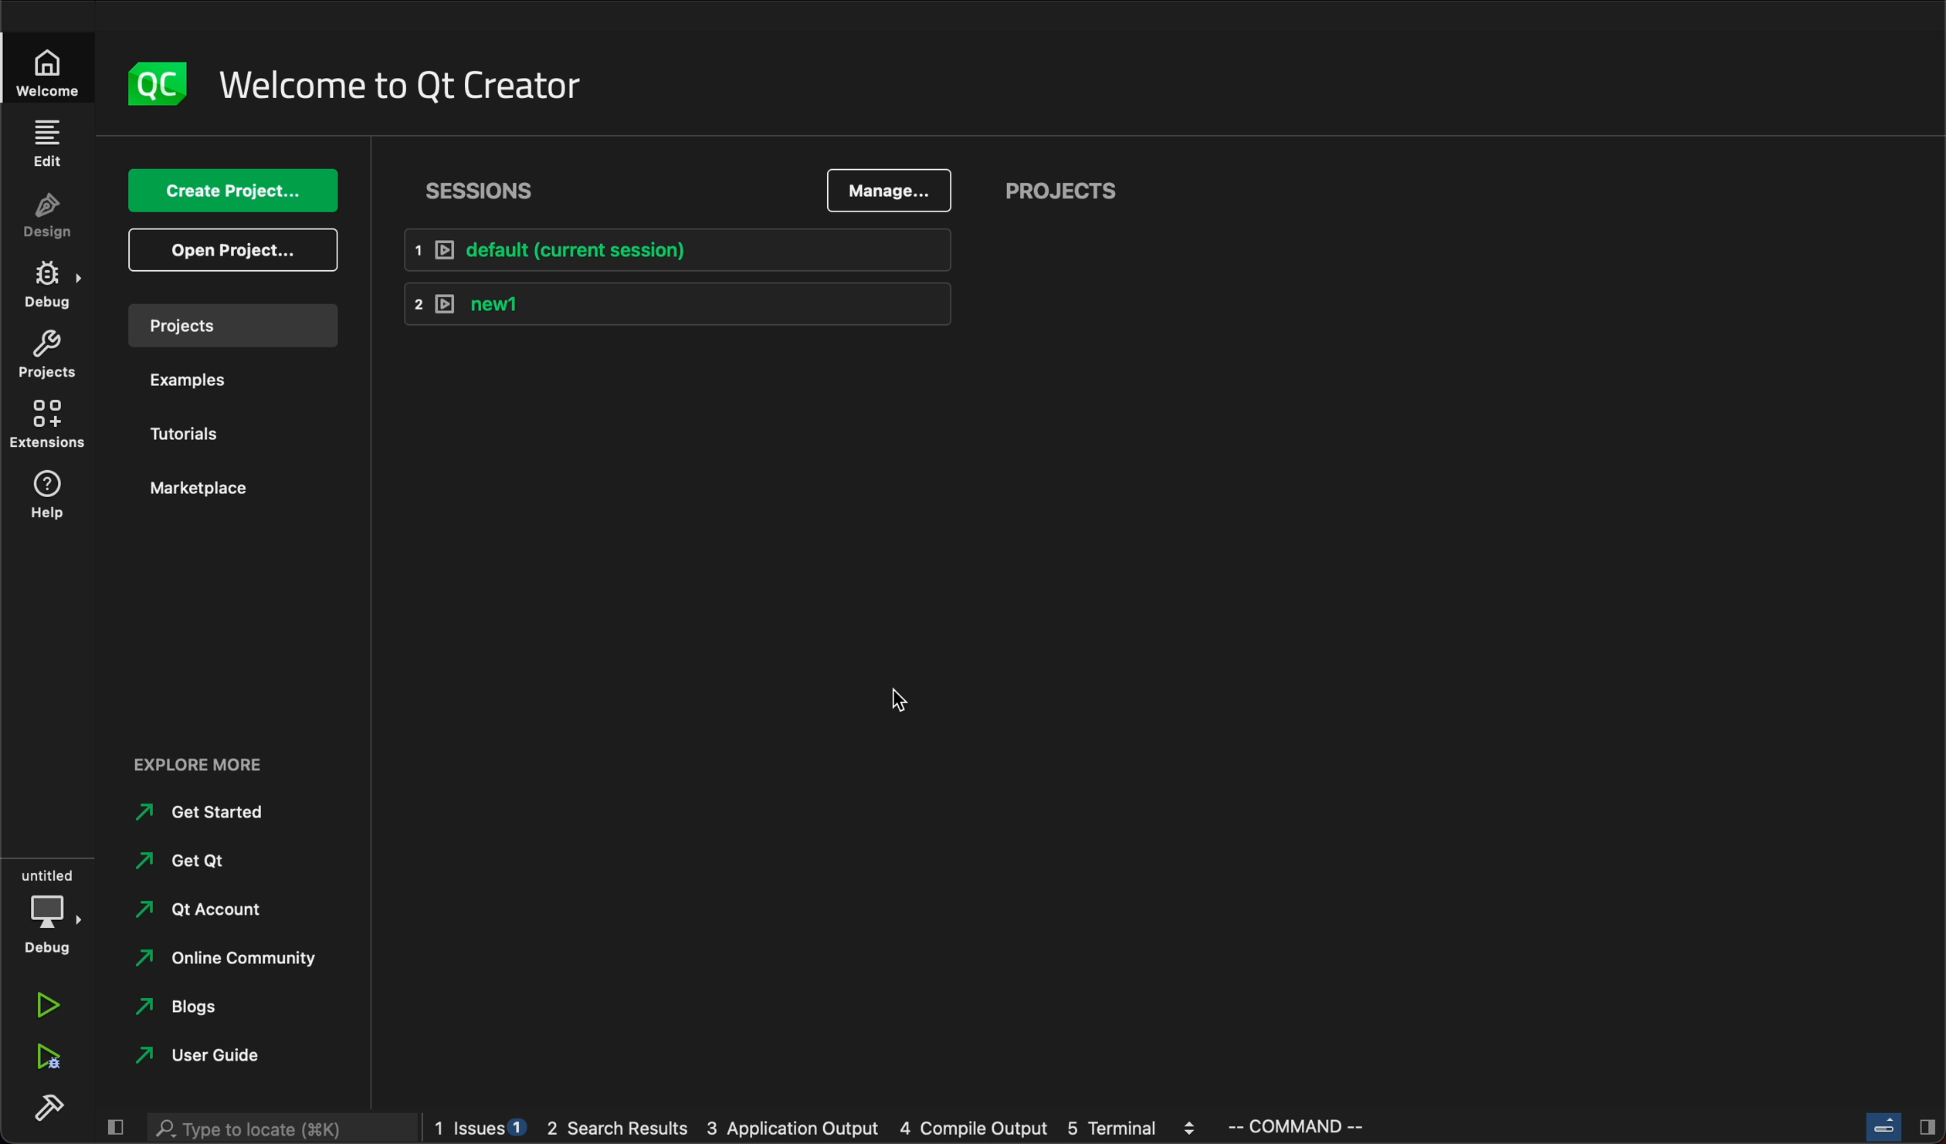  What do you see at coordinates (201, 817) in the screenshot?
I see `started` at bounding box center [201, 817].